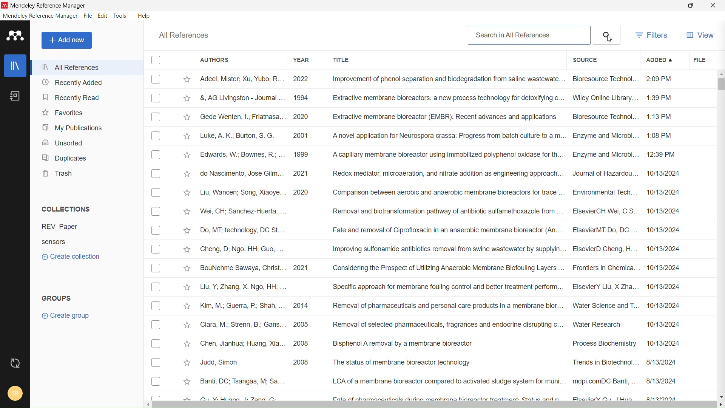 This screenshot has width=725, height=408. I want to click on Checkbox, so click(157, 79).